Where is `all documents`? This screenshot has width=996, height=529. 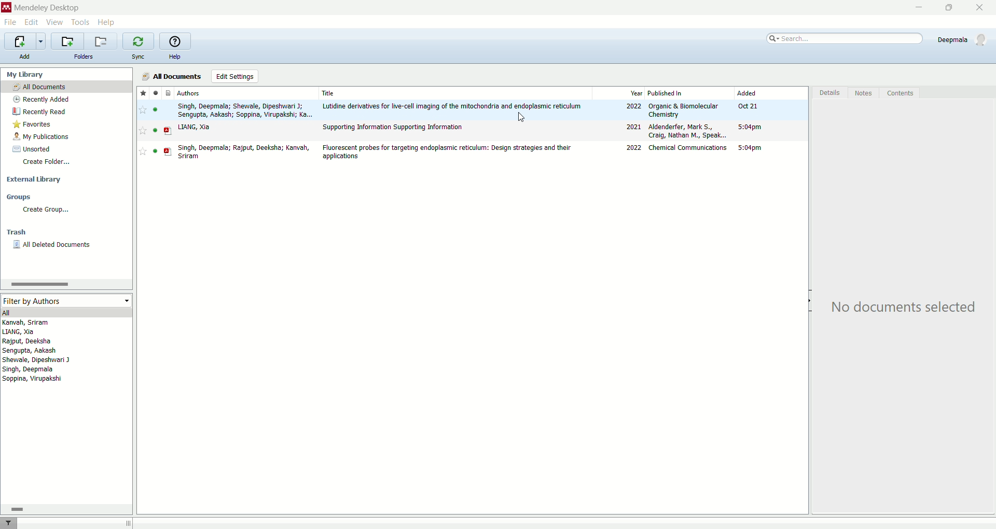 all documents is located at coordinates (66, 86).